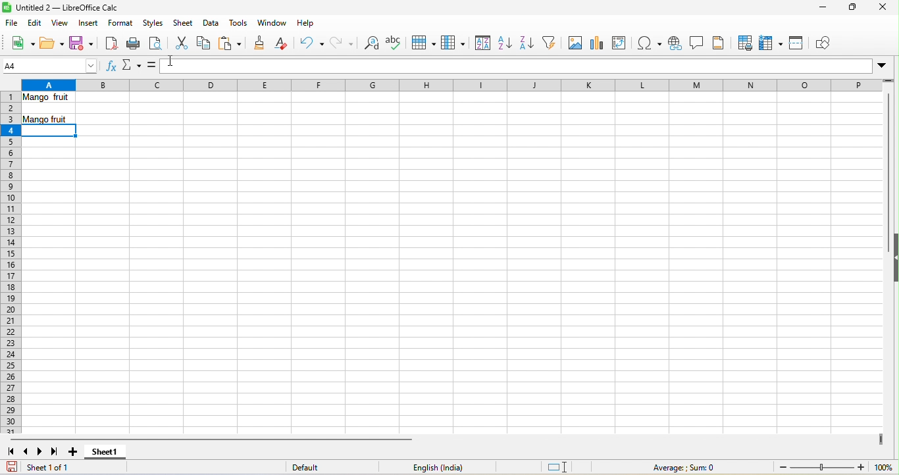  Describe the element at coordinates (623, 43) in the screenshot. I see `edit pivot table` at that location.